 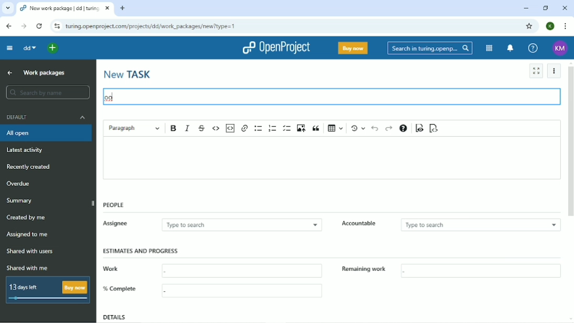 What do you see at coordinates (19, 201) in the screenshot?
I see `Summary` at bounding box center [19, 201].